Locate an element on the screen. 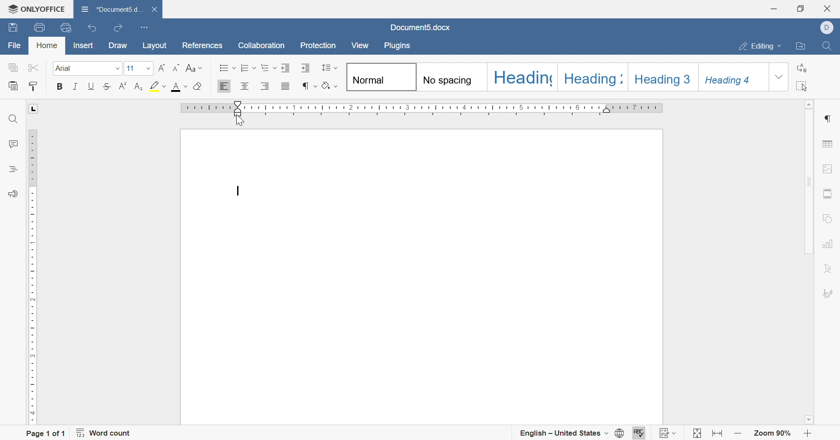  replace is located at coordinates (805, 66).